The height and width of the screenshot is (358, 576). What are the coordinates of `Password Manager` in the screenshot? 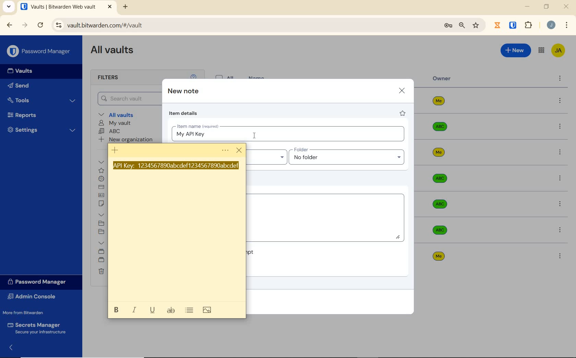 It's located at (39, 282).